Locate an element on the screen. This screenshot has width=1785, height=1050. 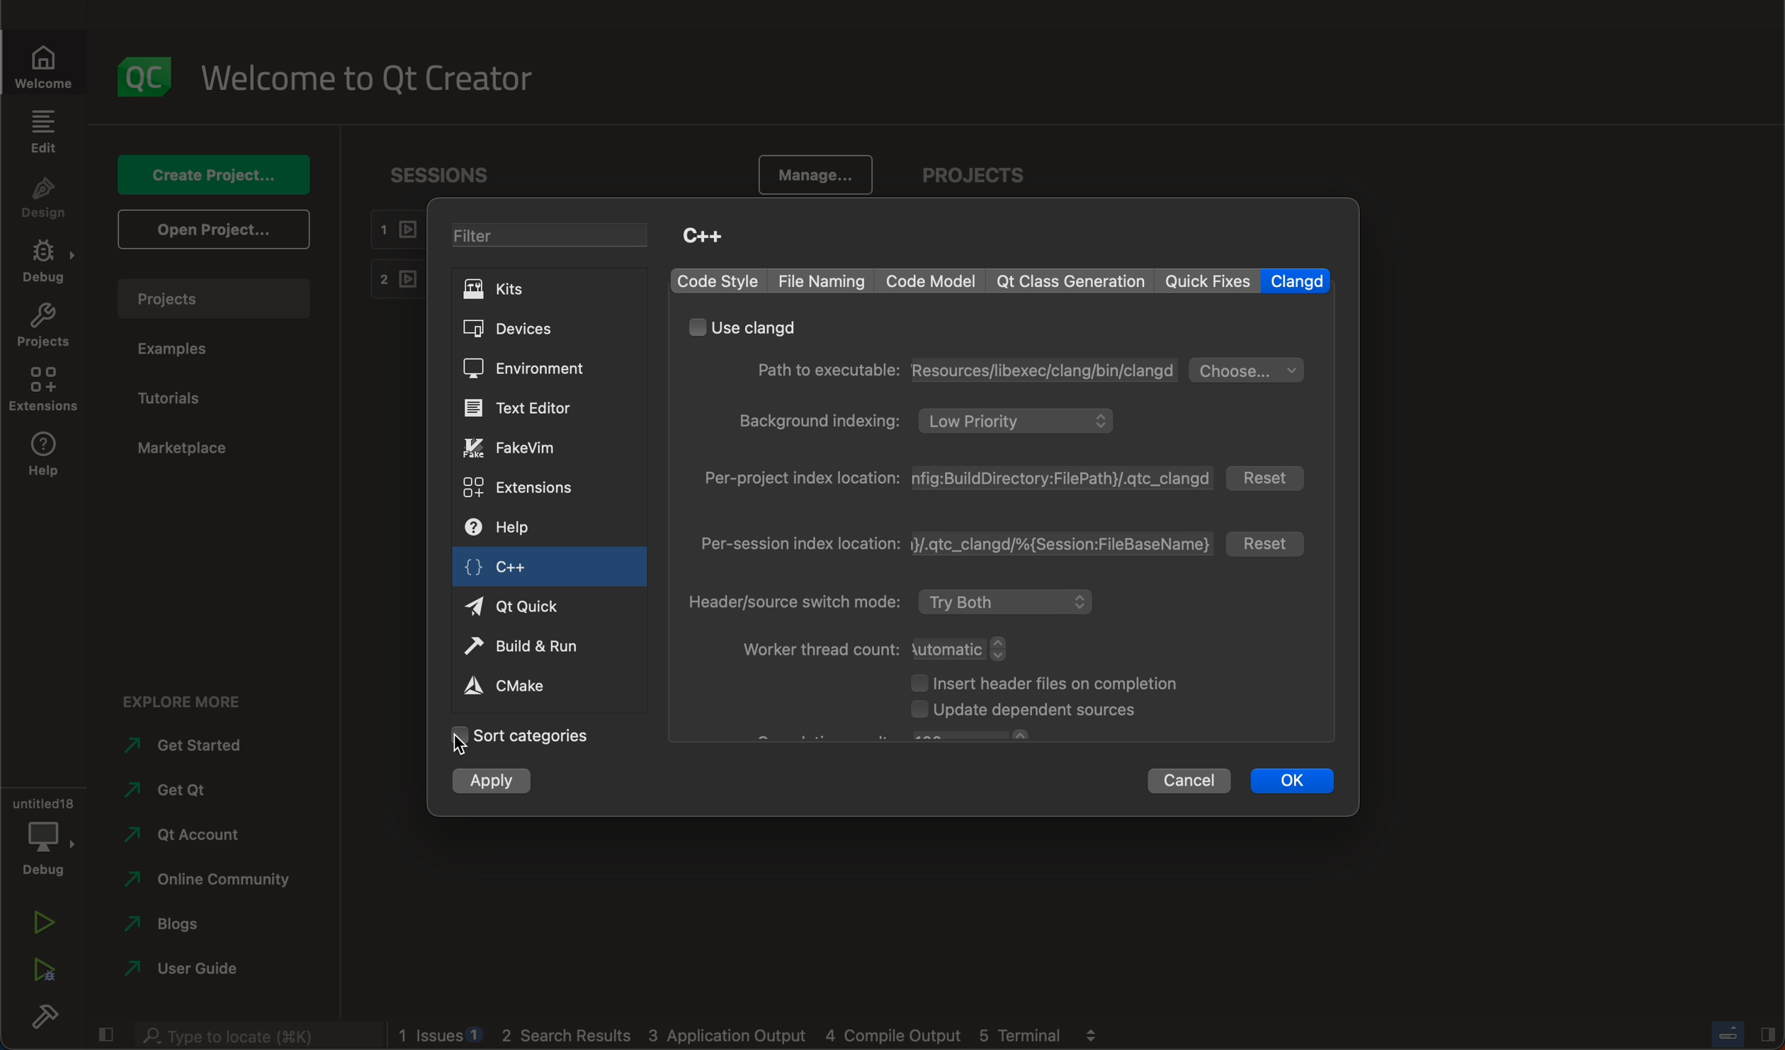
welcome is located at coordinates (46, 62).